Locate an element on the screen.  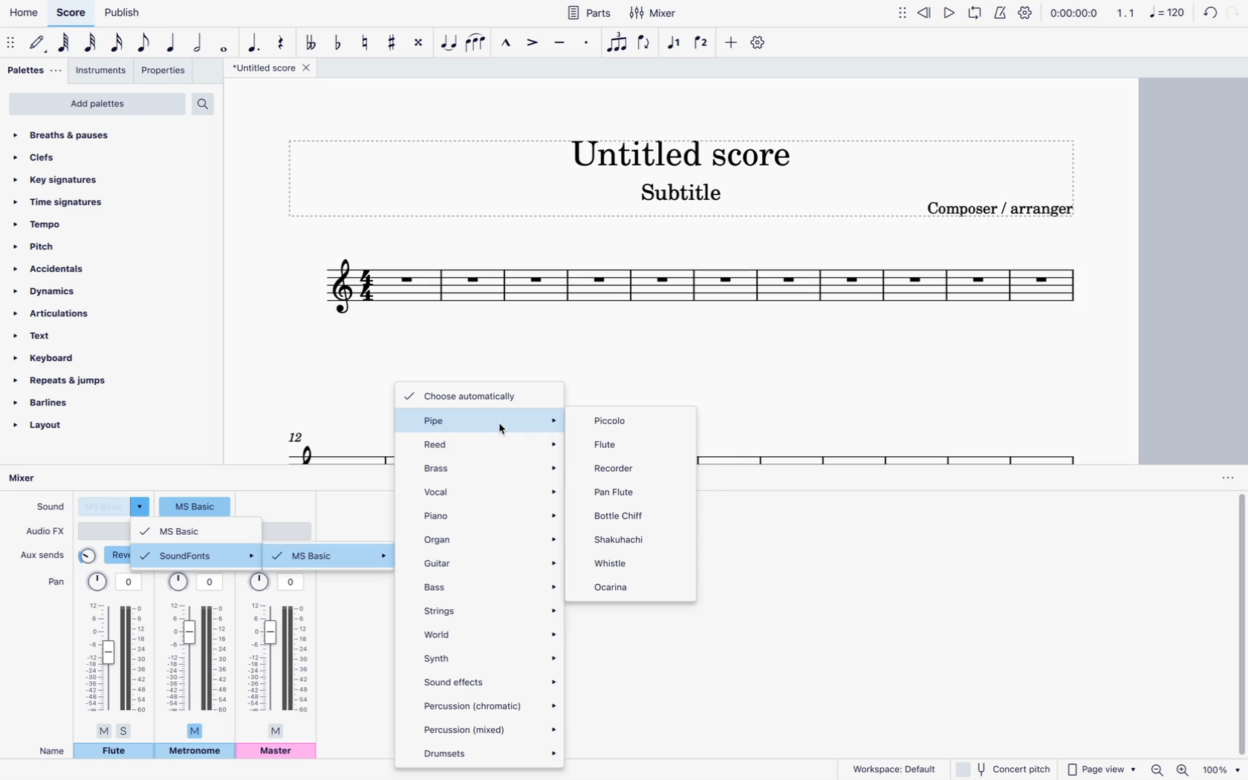
tempo is located at coordinates (69, 224).